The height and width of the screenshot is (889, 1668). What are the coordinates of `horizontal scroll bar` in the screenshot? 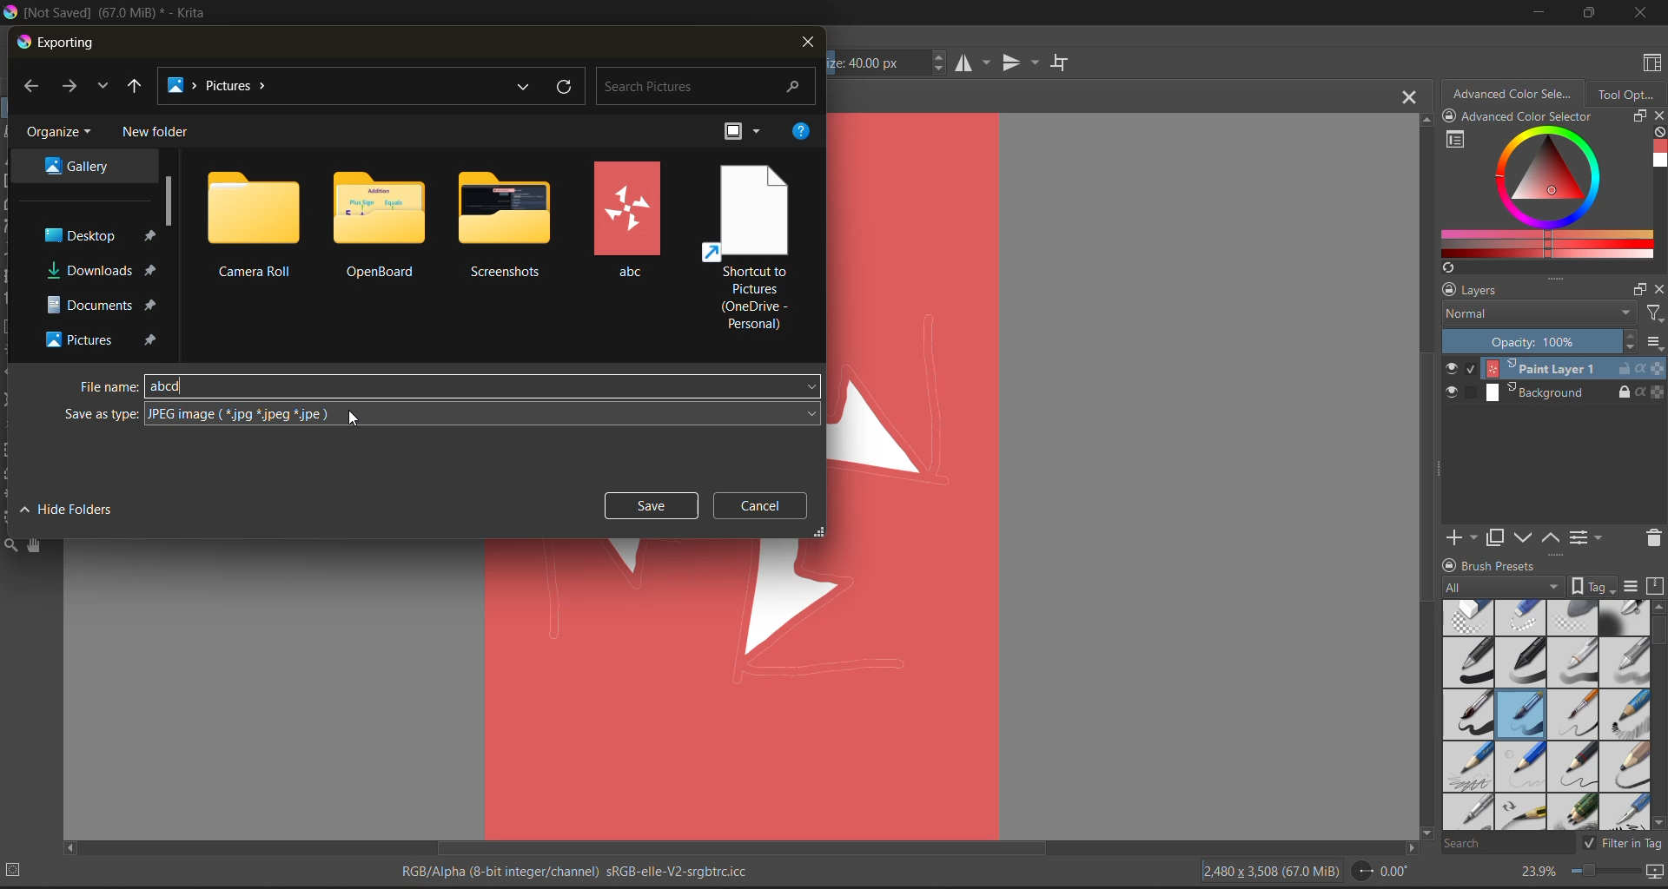 It's located at (745, 847).